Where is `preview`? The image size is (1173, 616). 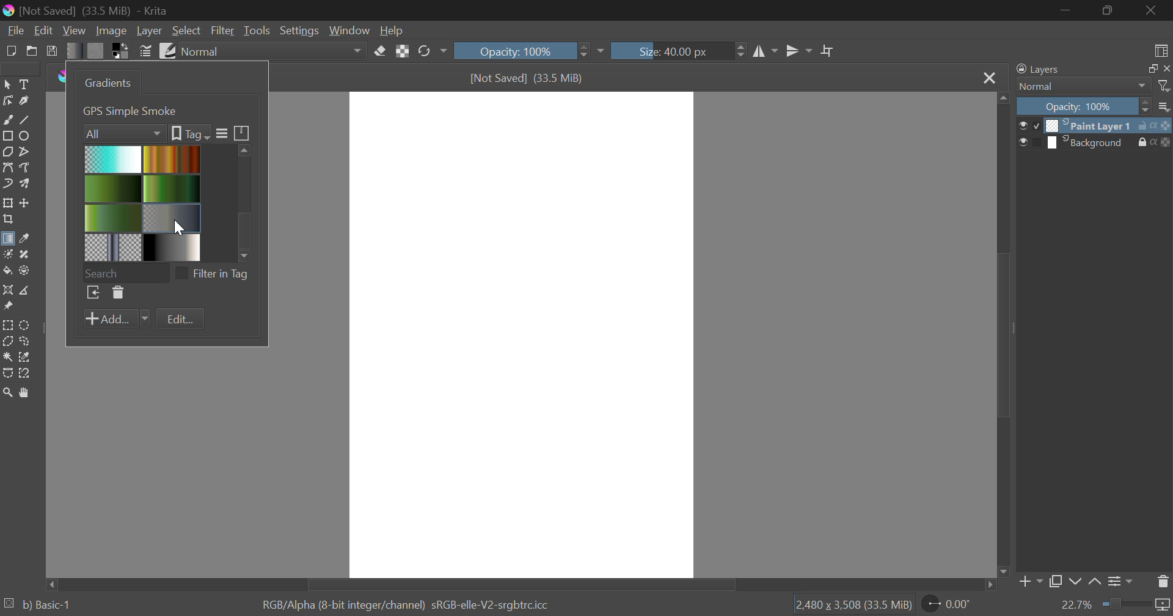
preview is located at coordinates (1029, 143).